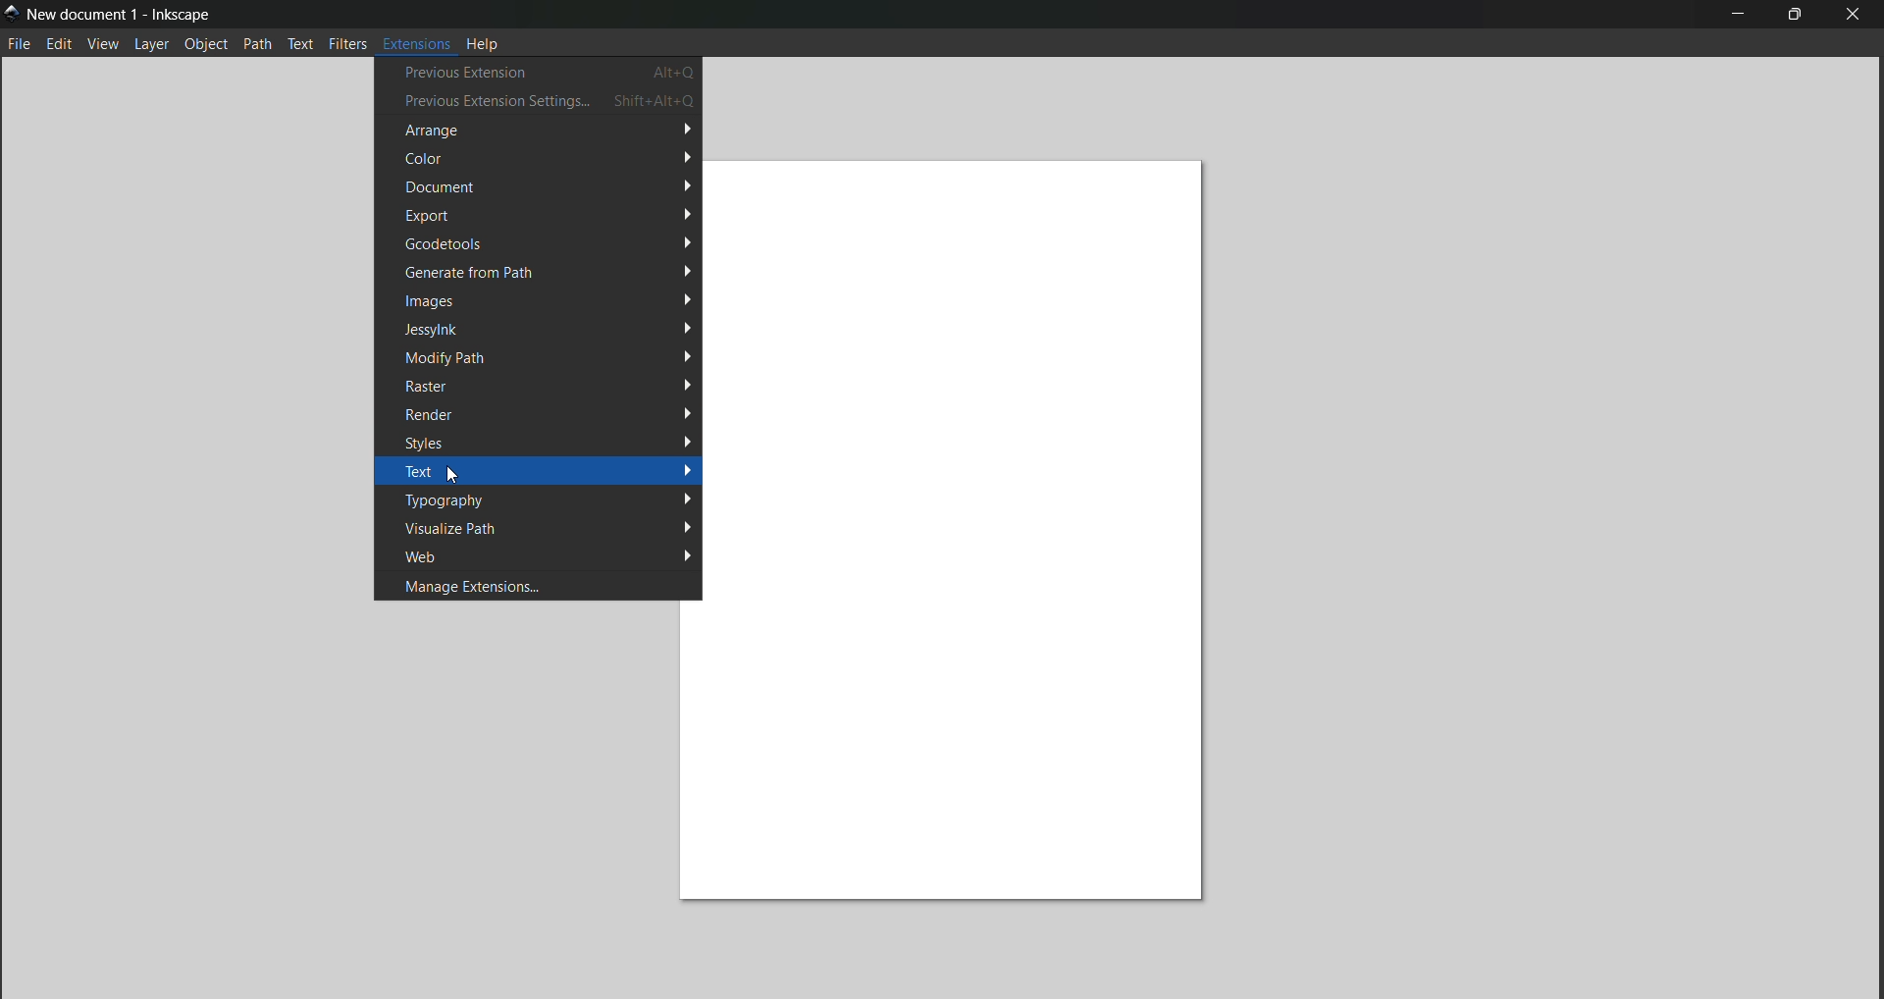 The image size is (1884, 999). Describe the element at coordinates (1738, 15) in the screenshot. I see `minimize` at that location.